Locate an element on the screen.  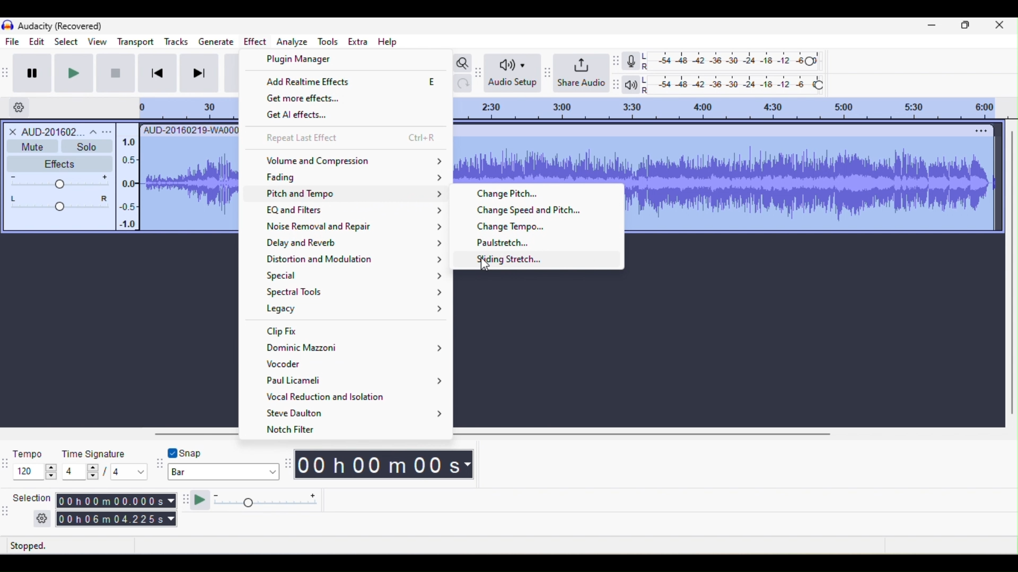
Level is located at coordinates (60, 193).